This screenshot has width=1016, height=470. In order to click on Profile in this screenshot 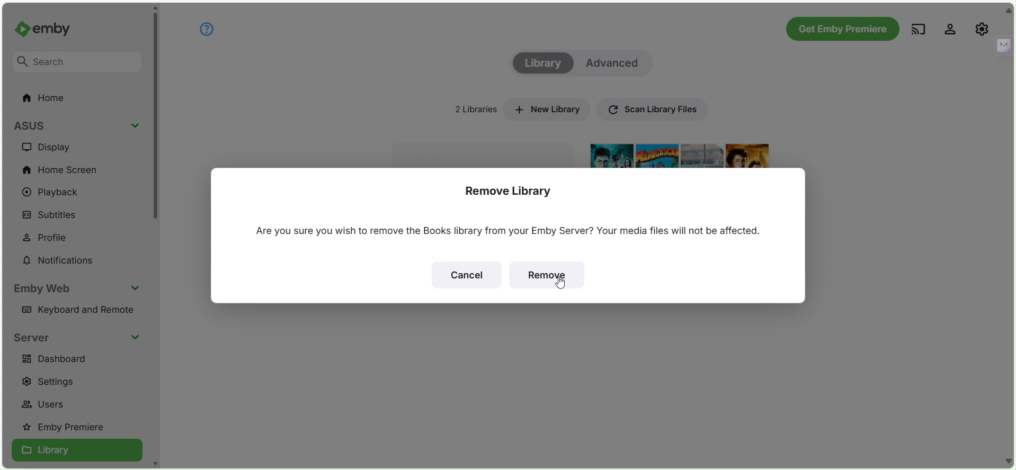, I will do `click(52, 237)`.